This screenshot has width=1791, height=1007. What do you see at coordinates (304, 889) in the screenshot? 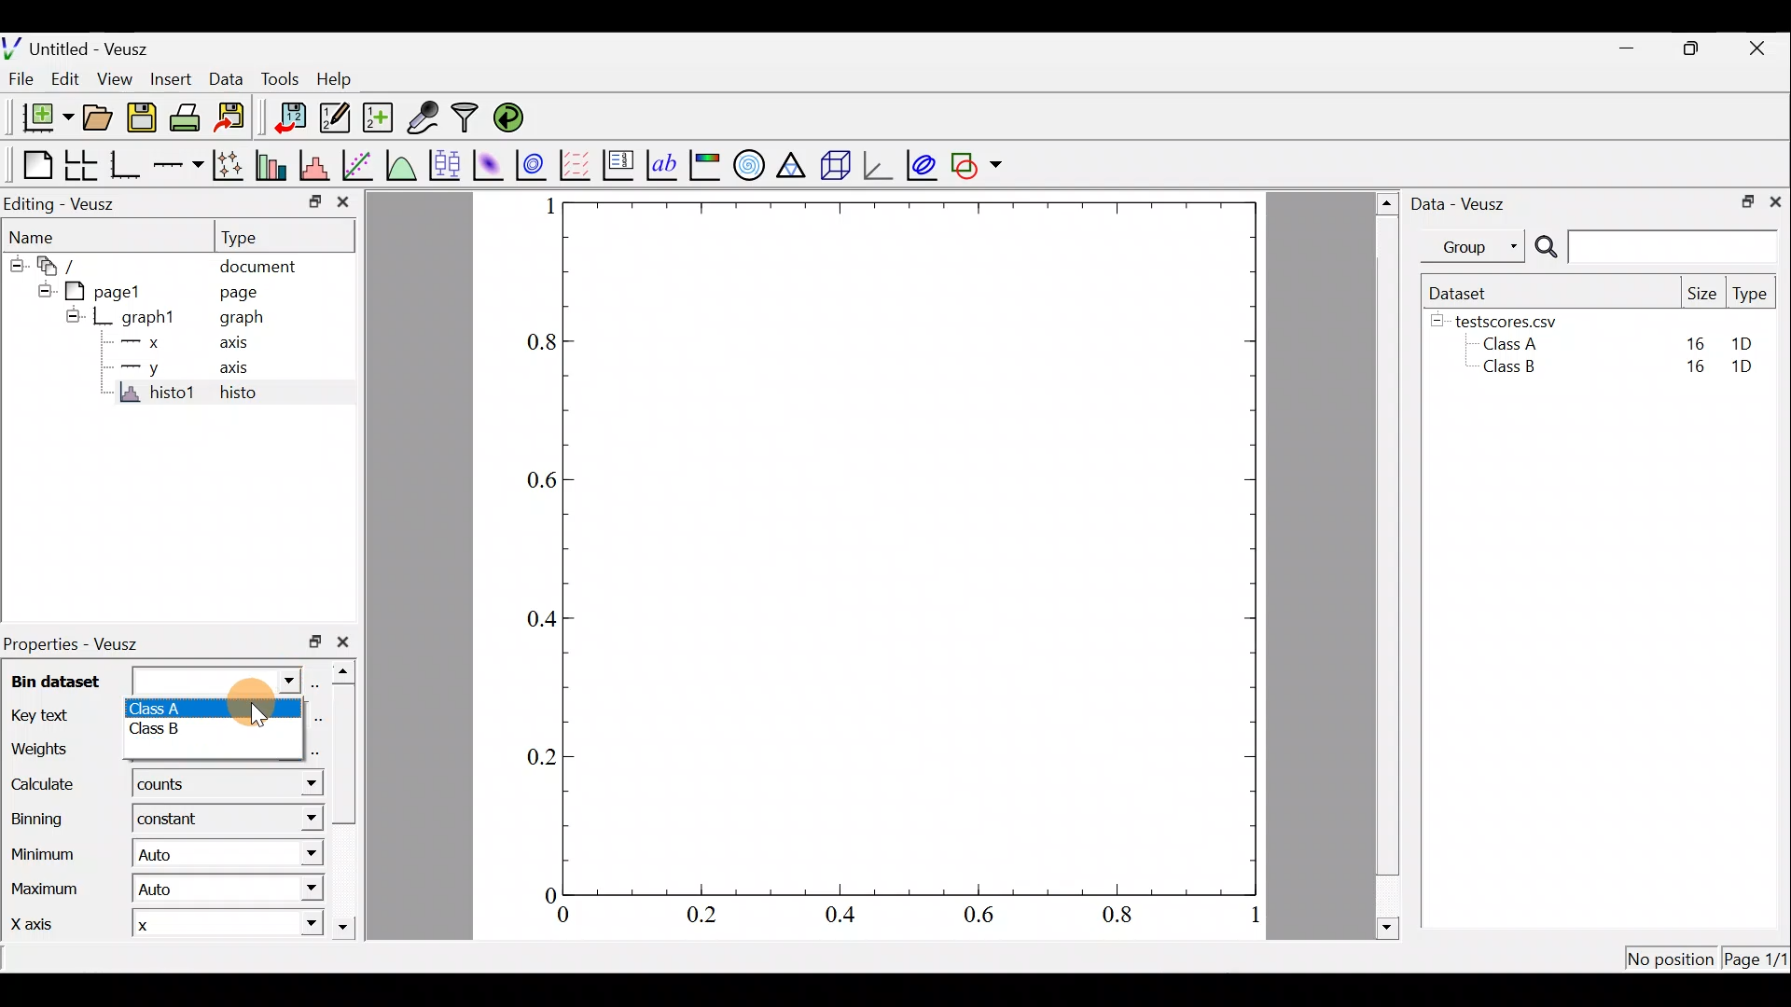
I see `Maximum dropdown` at bounding box center [304, 889].